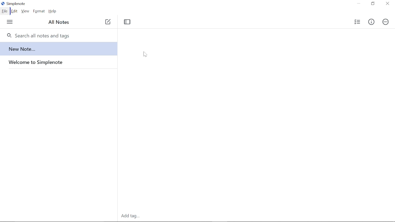  What do you see at coordinates (15, 11) in the screenshot?
I see `Edit` at bounding box center [15, 11].